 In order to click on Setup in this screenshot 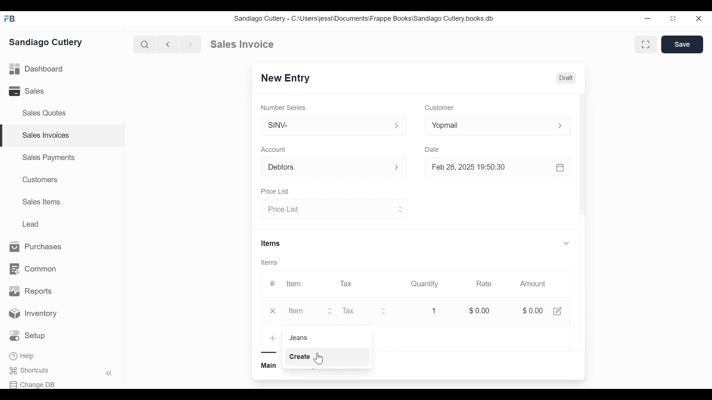, I will do `click(27, 336)`.